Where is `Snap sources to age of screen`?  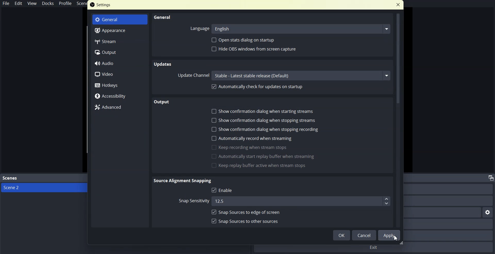 Snap sources to age of screen is located at coordinates (245, 212).